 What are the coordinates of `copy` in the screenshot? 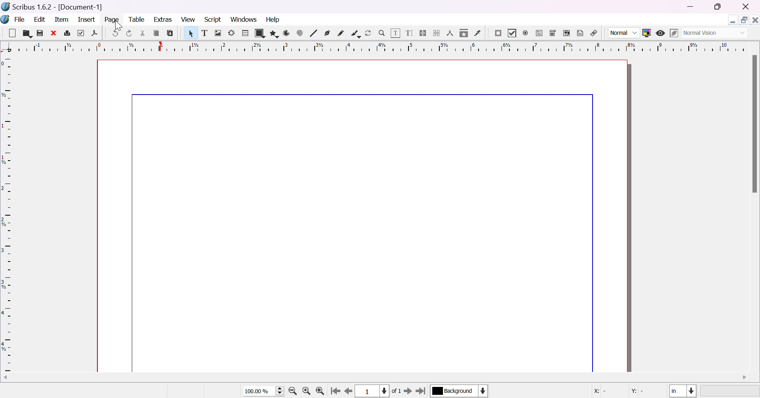 It's located at (157, 33).